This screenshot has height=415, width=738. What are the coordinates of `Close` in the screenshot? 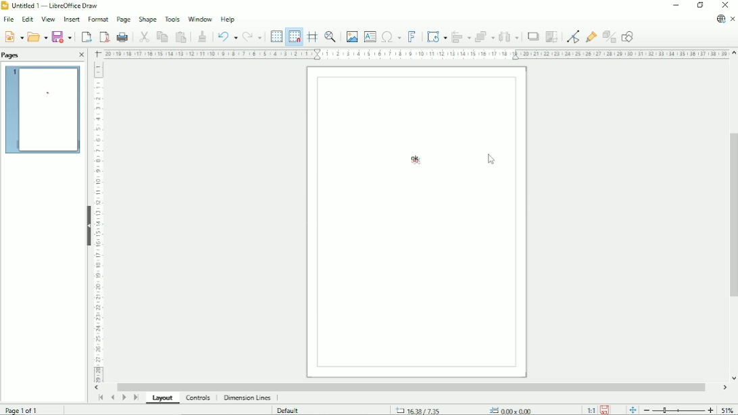 It's located at (81, 55).